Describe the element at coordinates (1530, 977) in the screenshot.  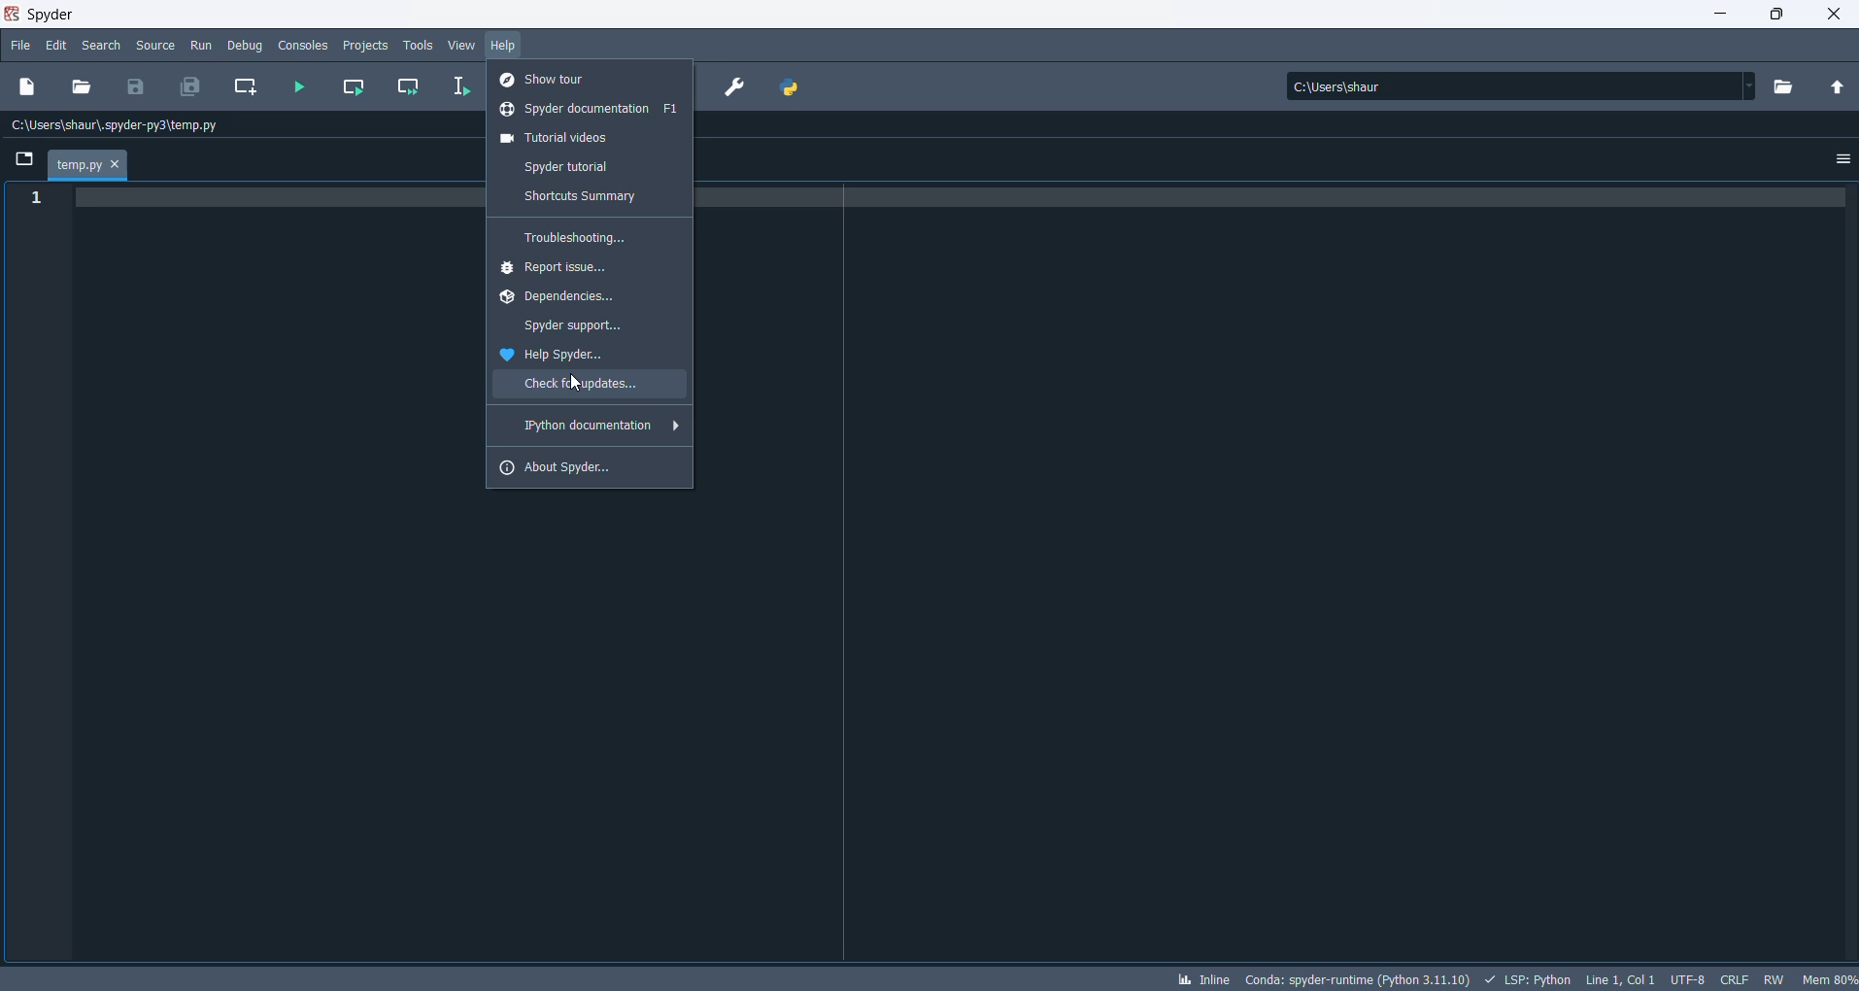
I see `SCRIPT` at that location.